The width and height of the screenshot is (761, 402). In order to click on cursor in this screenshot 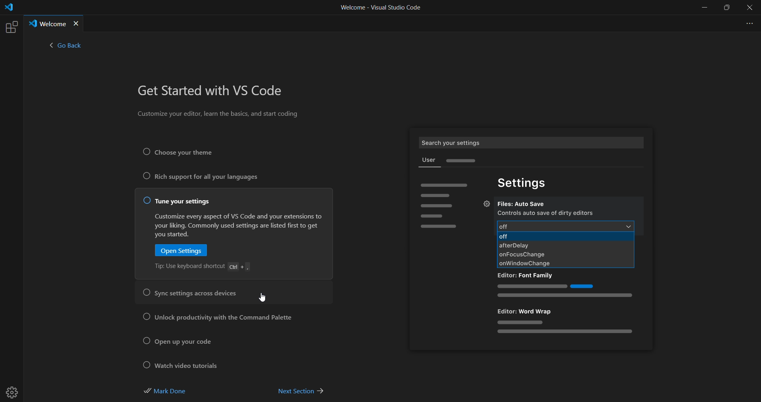, I will do `click(264, 297)`.